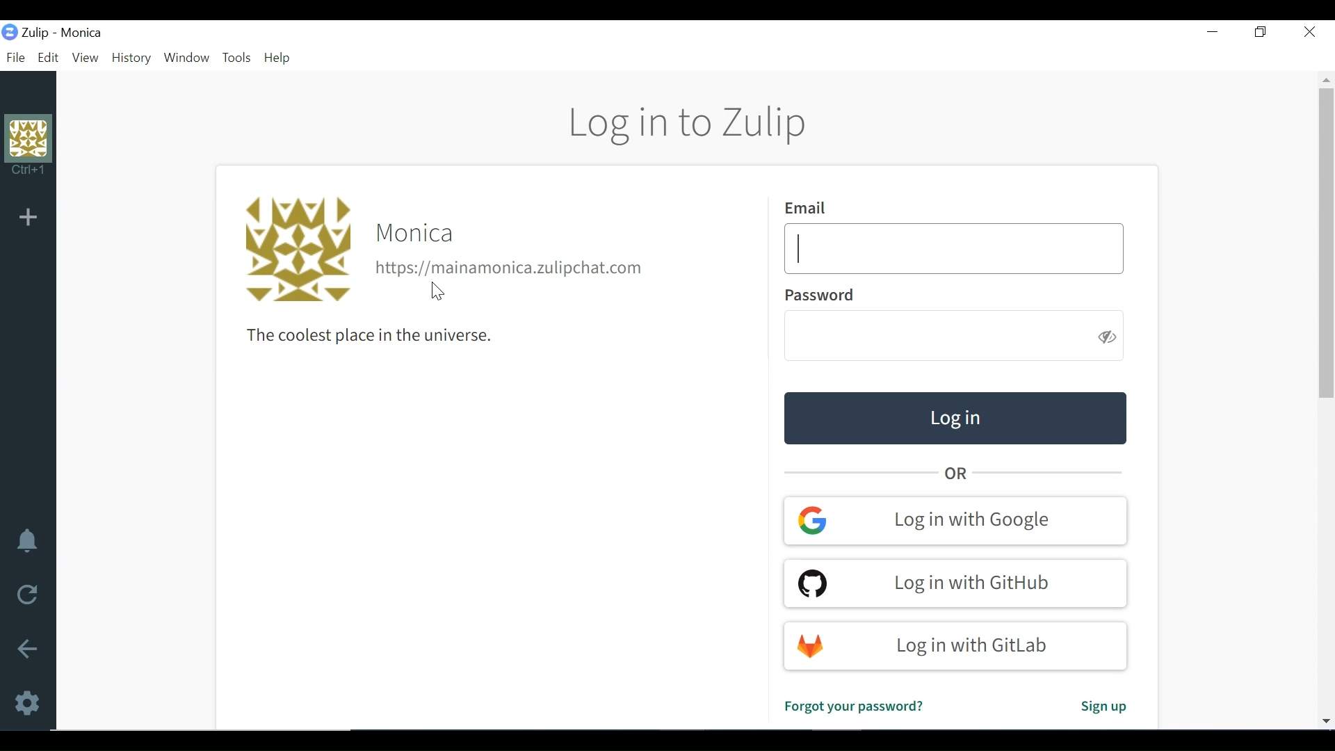 This screenshot has height=751, width=1335. Describe the element at coordinates (296, 250) in the screenshot. I see `Profile photo` at that location.